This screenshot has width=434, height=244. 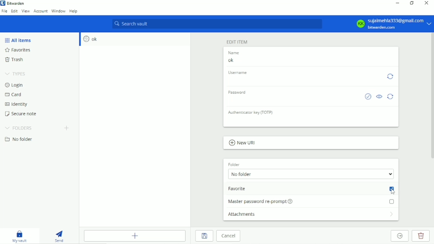 What do you see at coordinates (399, 236) in the screenshot?
I see `Move to organization` at bounding box center [399, 236].